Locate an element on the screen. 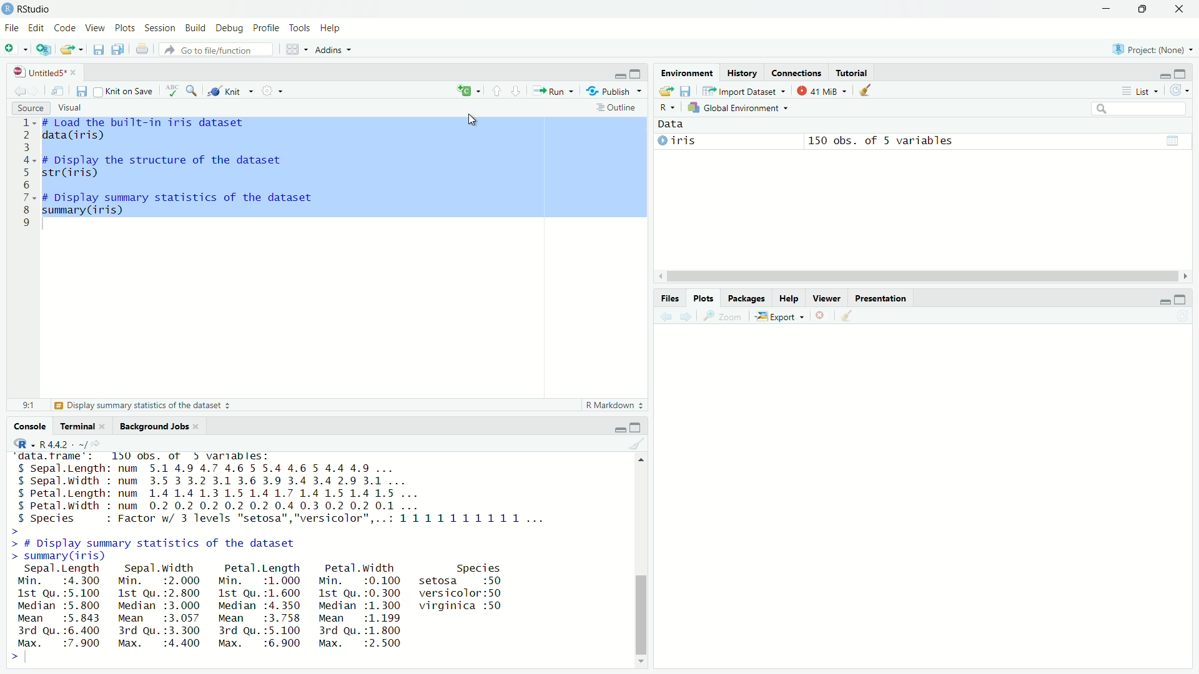 The width and height of the screenshot is (1199, 674). Spell Check is located at coordinates (172, 91).